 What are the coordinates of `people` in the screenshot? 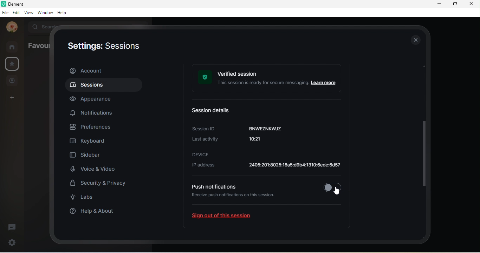 It's located at (12, 81).